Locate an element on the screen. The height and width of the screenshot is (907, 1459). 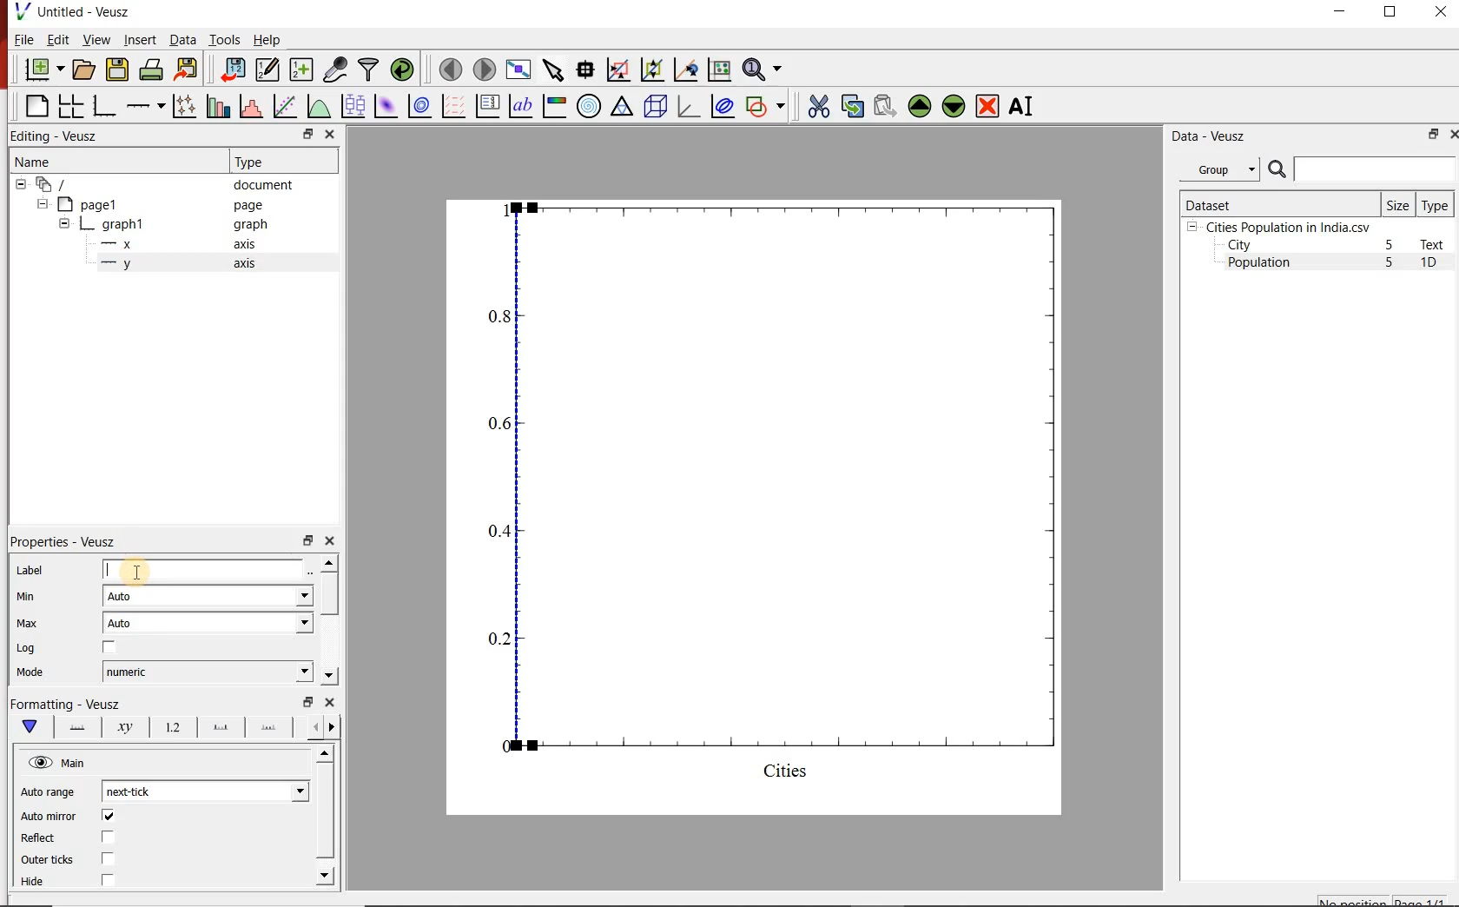
histogram of a dataset is located at coordinates (248, 106).